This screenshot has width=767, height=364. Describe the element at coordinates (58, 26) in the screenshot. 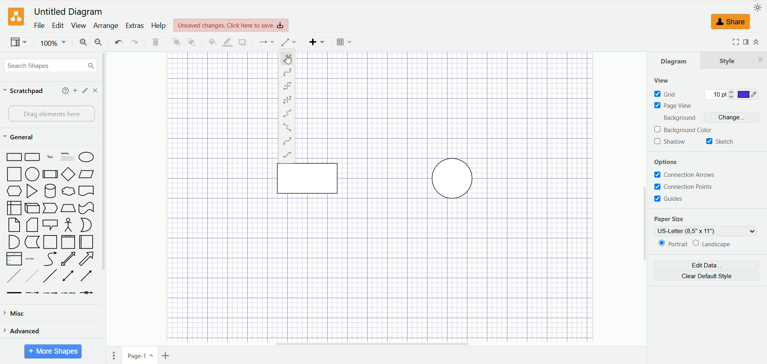

I see `edit` at that location.